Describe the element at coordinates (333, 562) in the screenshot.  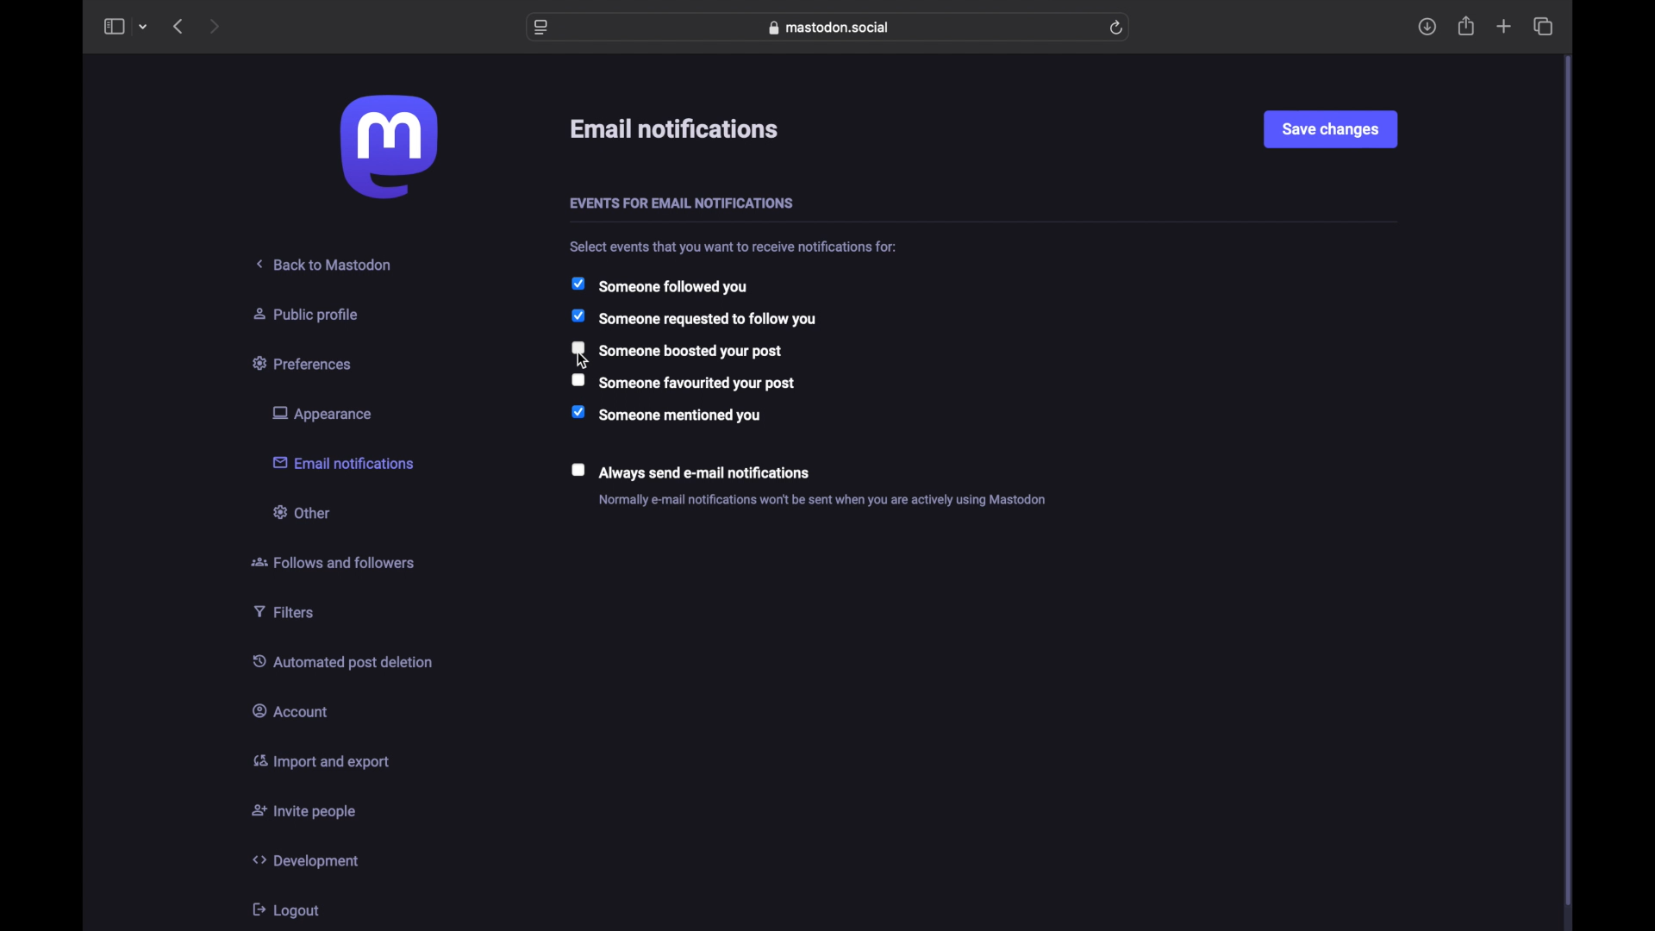
I see `follows and followers` at that location.